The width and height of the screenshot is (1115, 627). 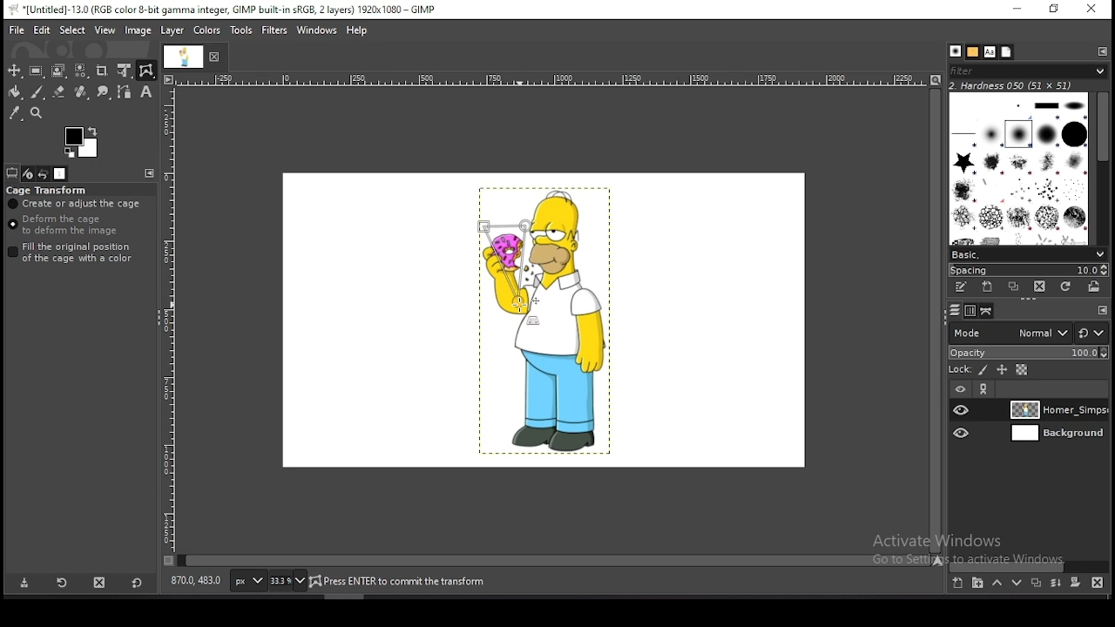 I want to click on layer, so click(x=1055, y=435).